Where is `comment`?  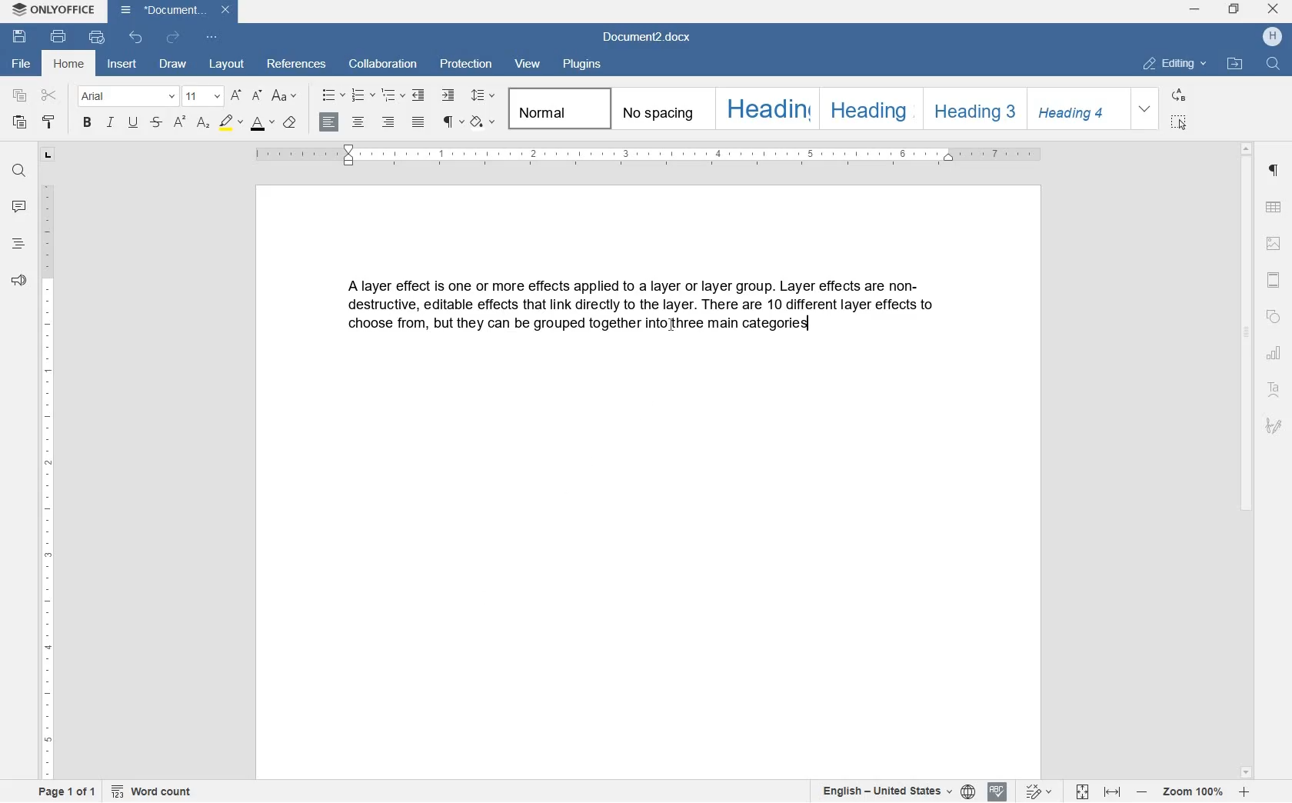 comment is located at coordinates (18, 207).